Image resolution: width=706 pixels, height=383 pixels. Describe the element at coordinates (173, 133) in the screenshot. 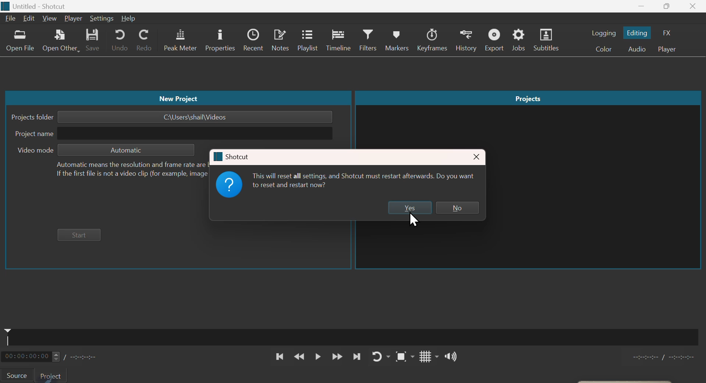

I see `Project name` at that location.